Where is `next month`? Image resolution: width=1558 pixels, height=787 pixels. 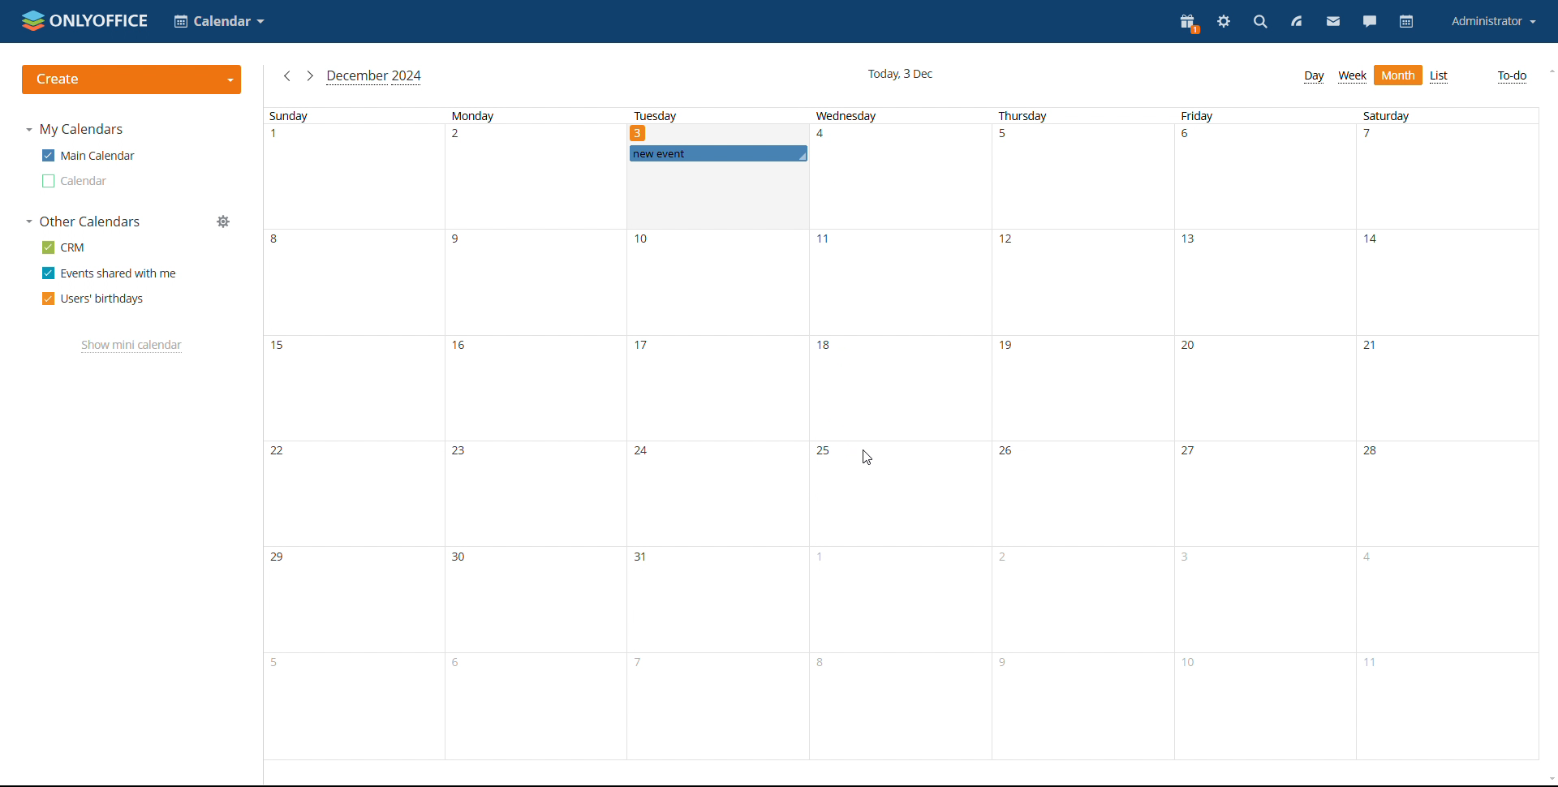
next month is located at coordinates (310, 77).